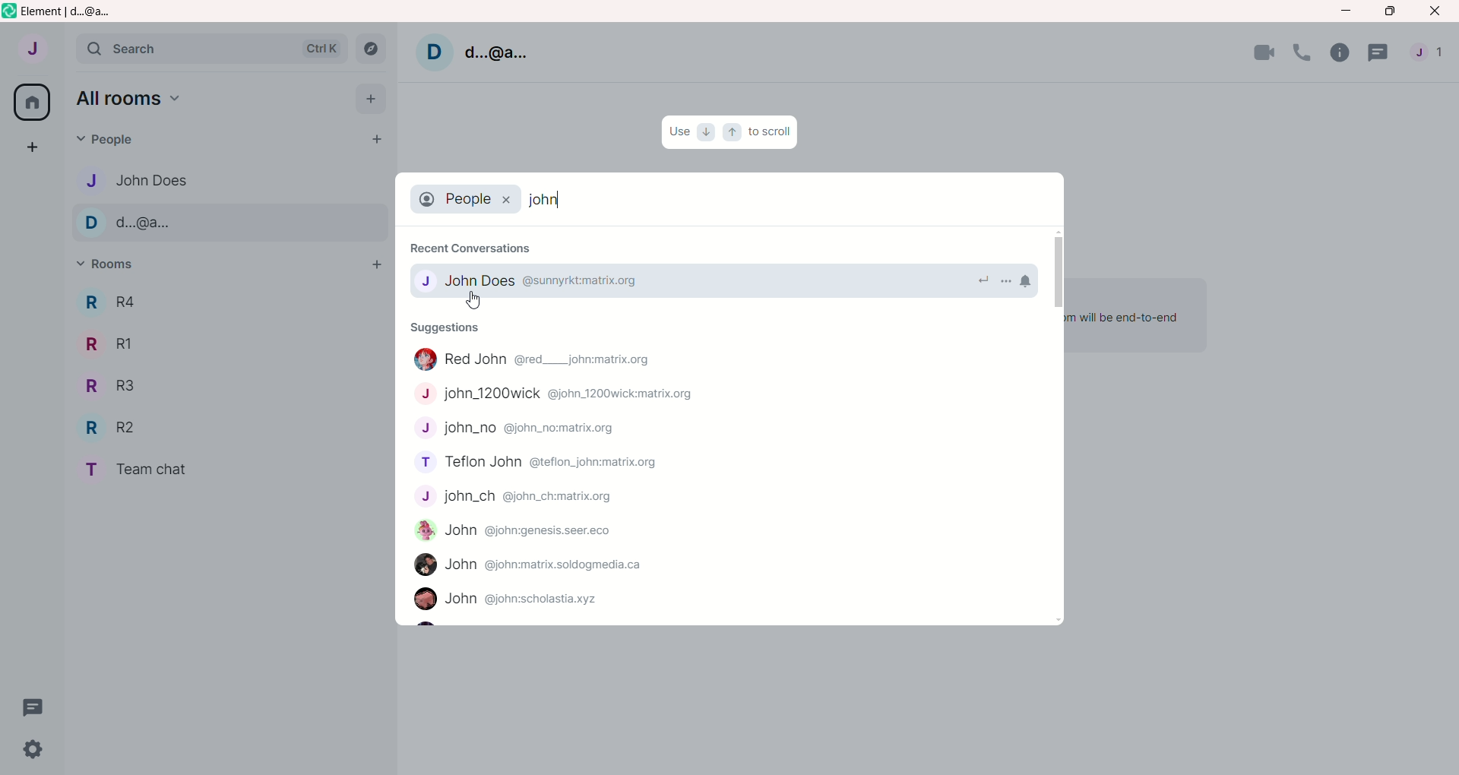  What do you see at coordinates (372, 99) in the screenshot?
I see `add` at bounding box center [372, 99].